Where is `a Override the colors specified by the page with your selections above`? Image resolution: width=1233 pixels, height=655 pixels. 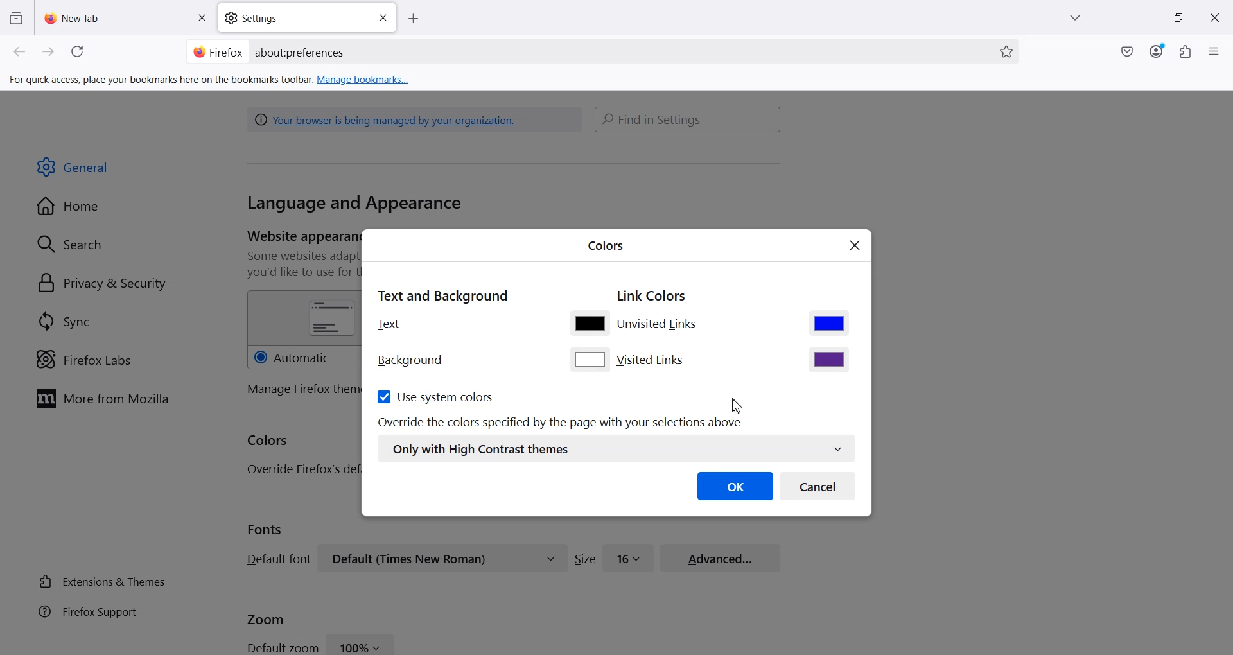
a Override the colors specified by the page with your selections above is located at coordinates (562, 423).